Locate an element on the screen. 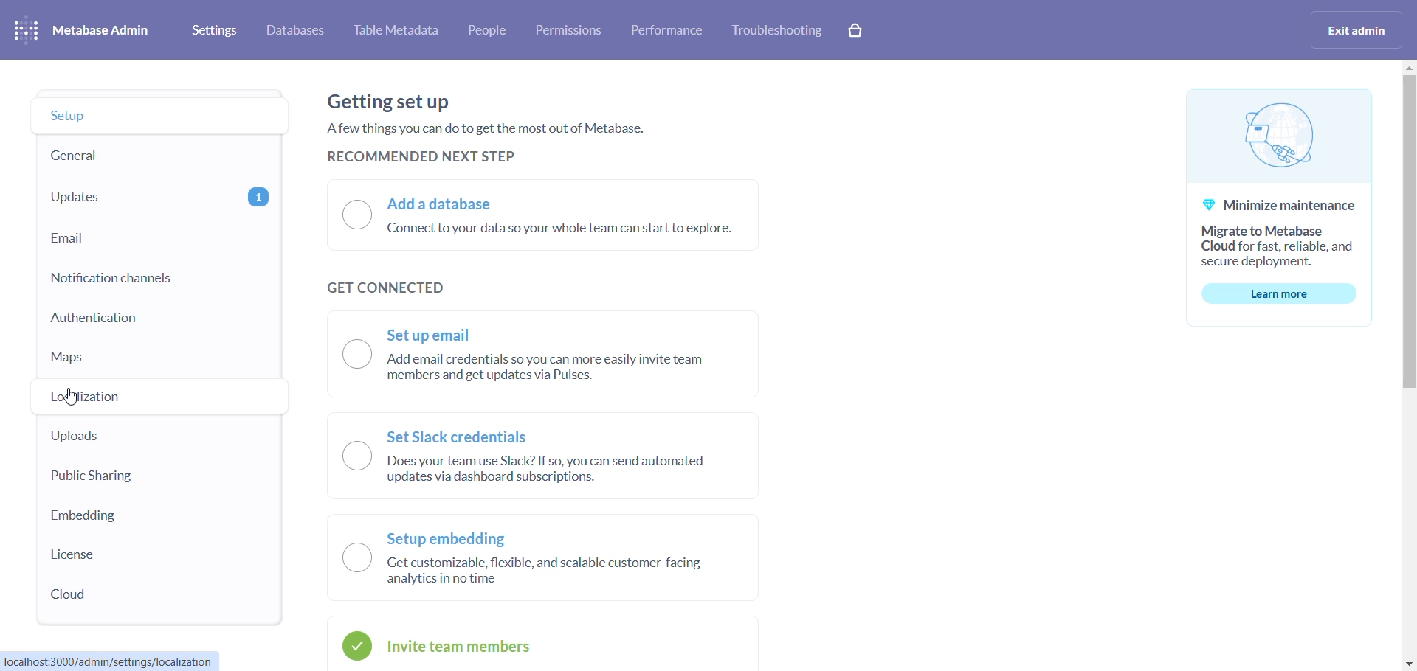 This screenshot has height=671, width=1417. metabase admin is located at coordinates (89, 27).